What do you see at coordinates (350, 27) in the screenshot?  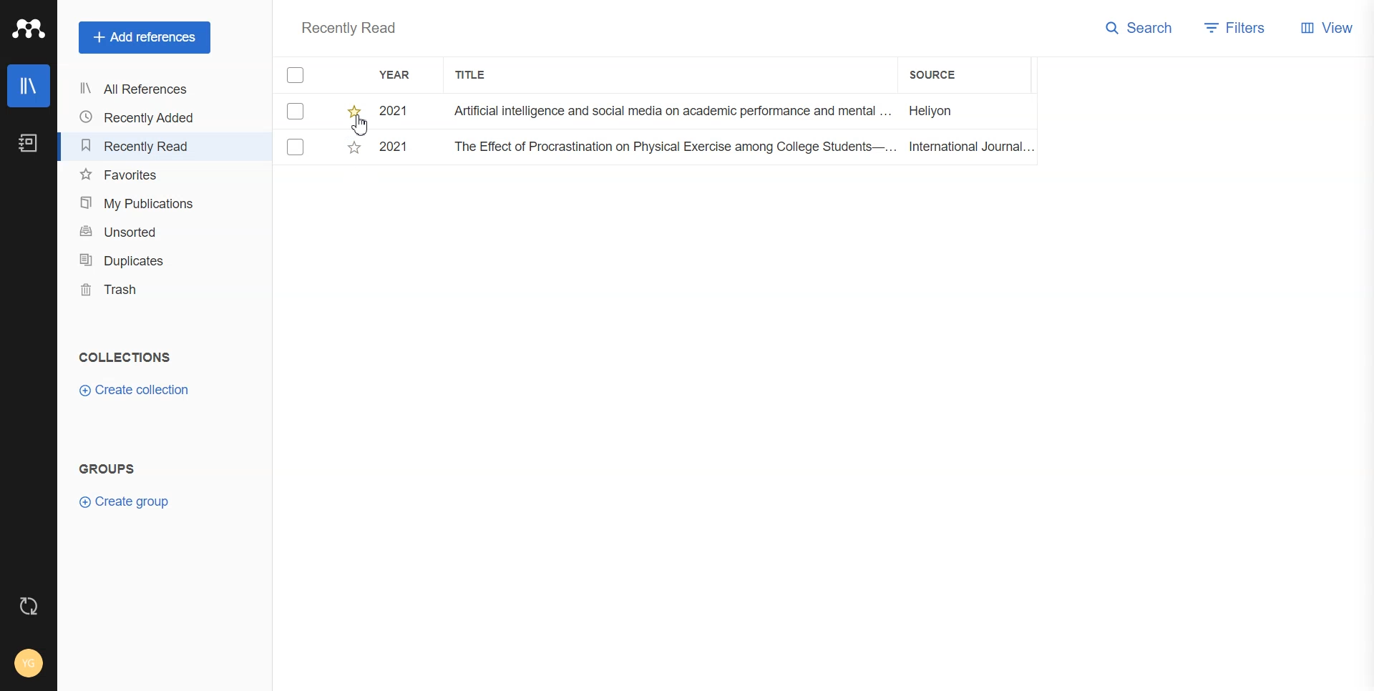 I see `Text` at bounding box center [350, 27].